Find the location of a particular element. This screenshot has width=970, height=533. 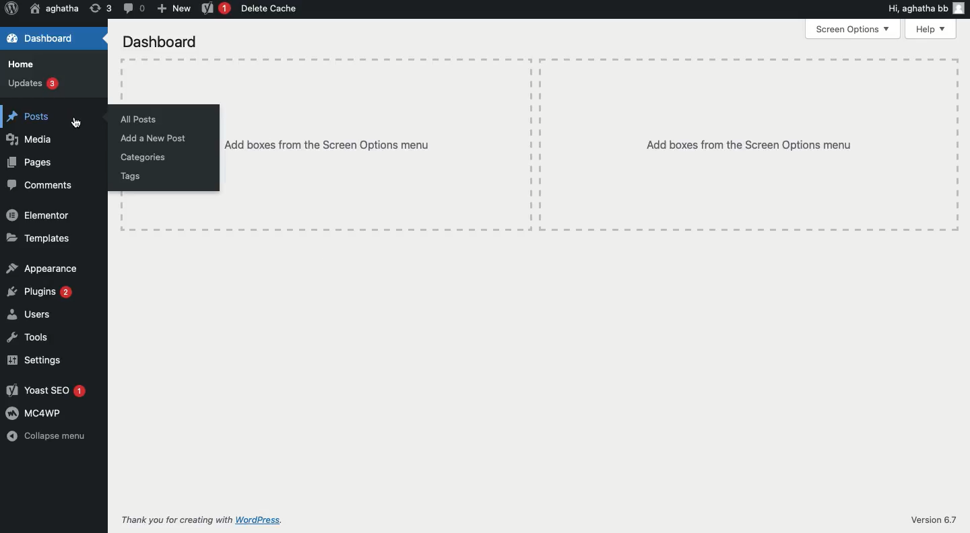

Collapse menu is located at coordinates (47, 437).